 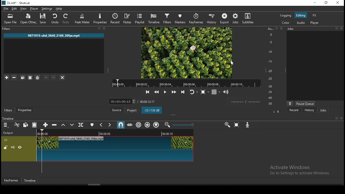 I want to click on bookmark, so click(x=335, y=30).